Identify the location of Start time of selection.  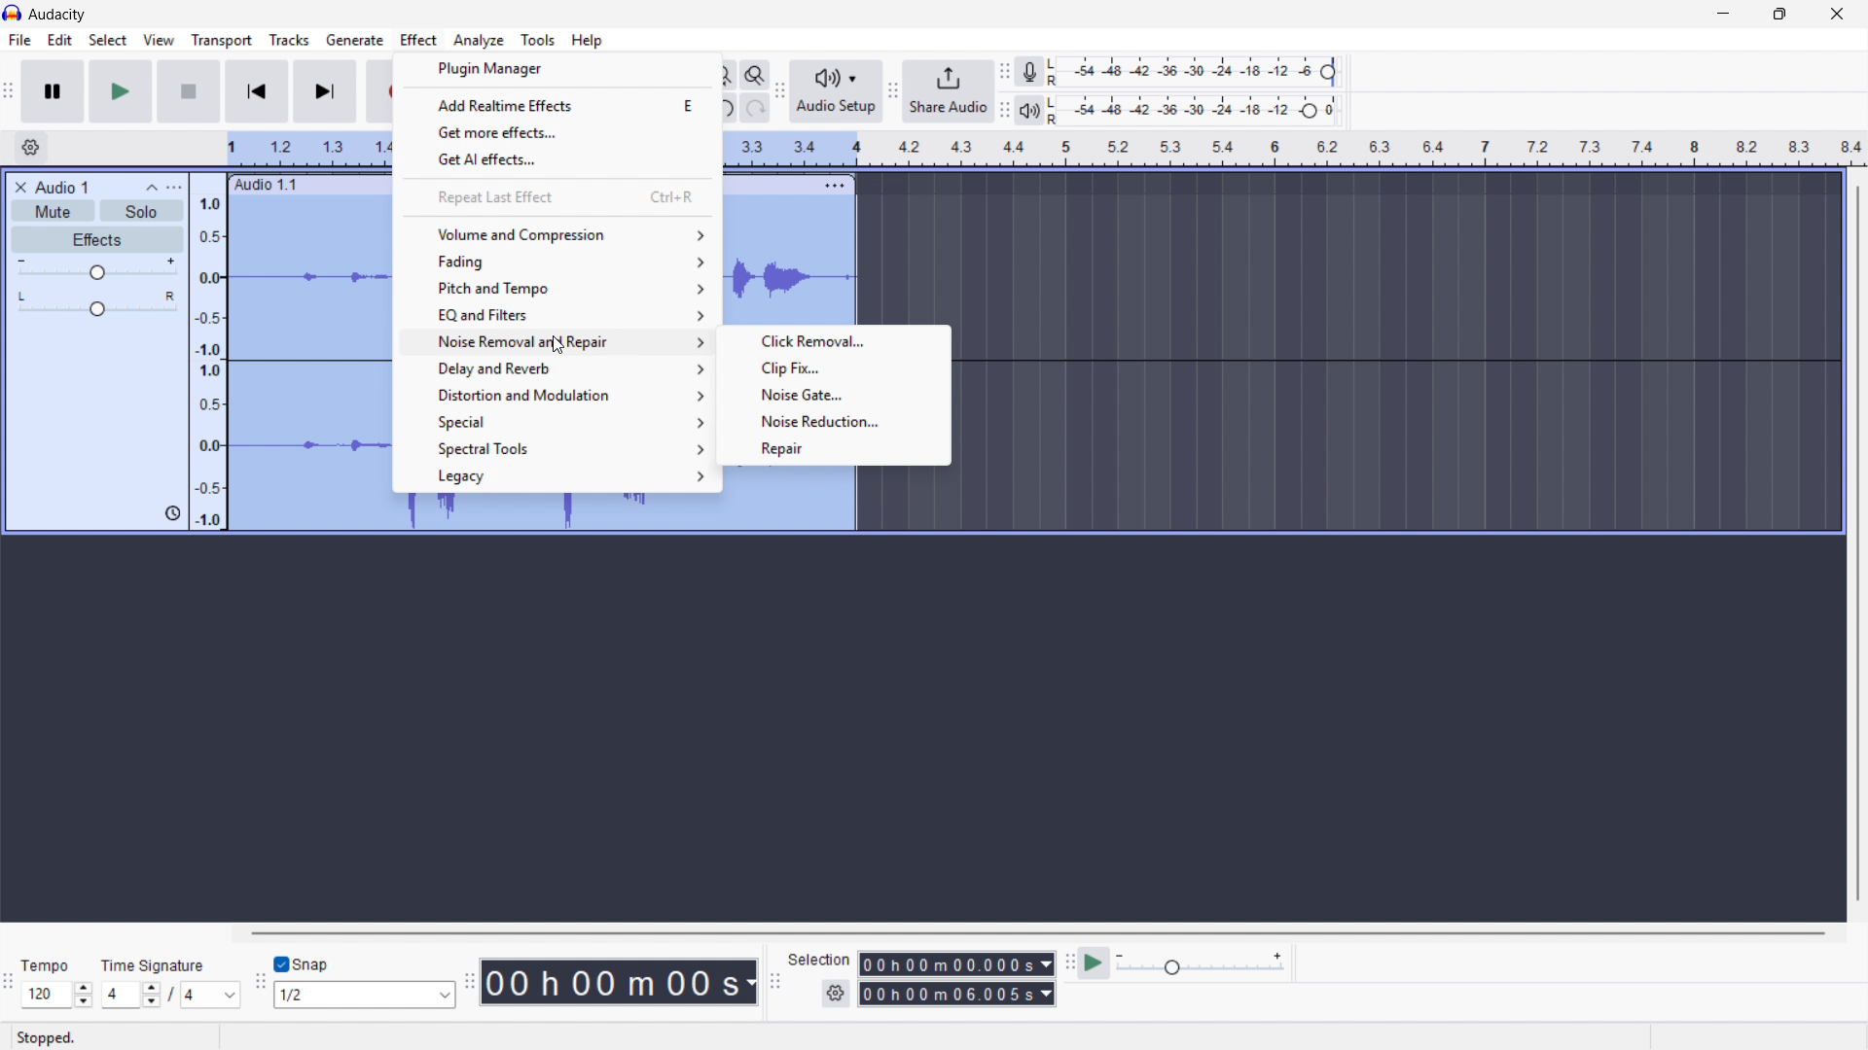
(956, 964).